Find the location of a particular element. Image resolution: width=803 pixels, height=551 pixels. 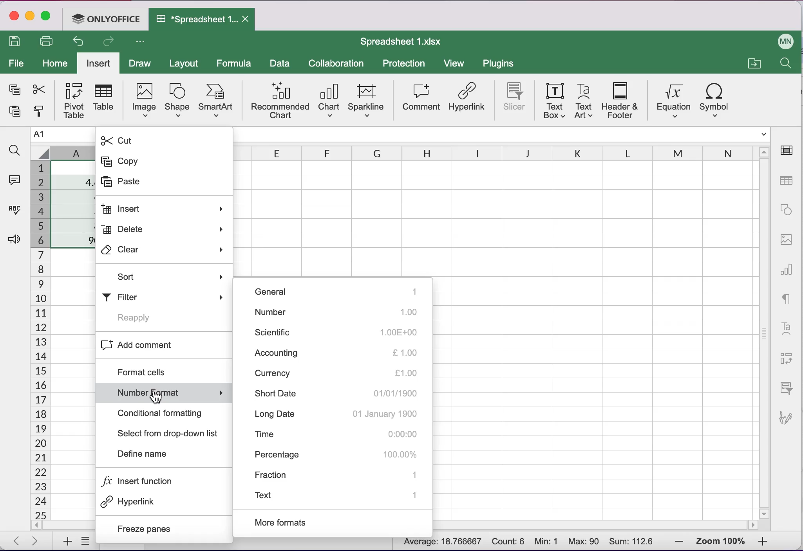

Cursor is located at coordinates (162, 394).